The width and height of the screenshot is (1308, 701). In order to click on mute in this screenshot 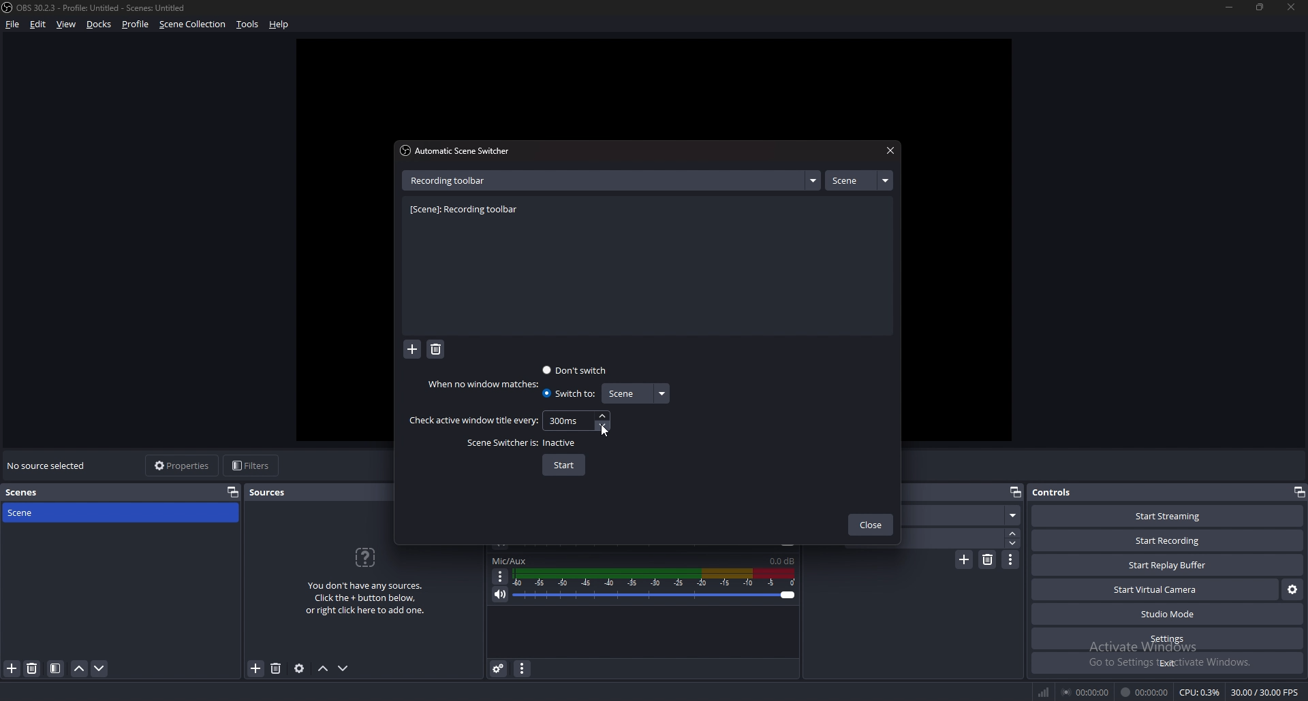, I will do `click(501, 594)`.